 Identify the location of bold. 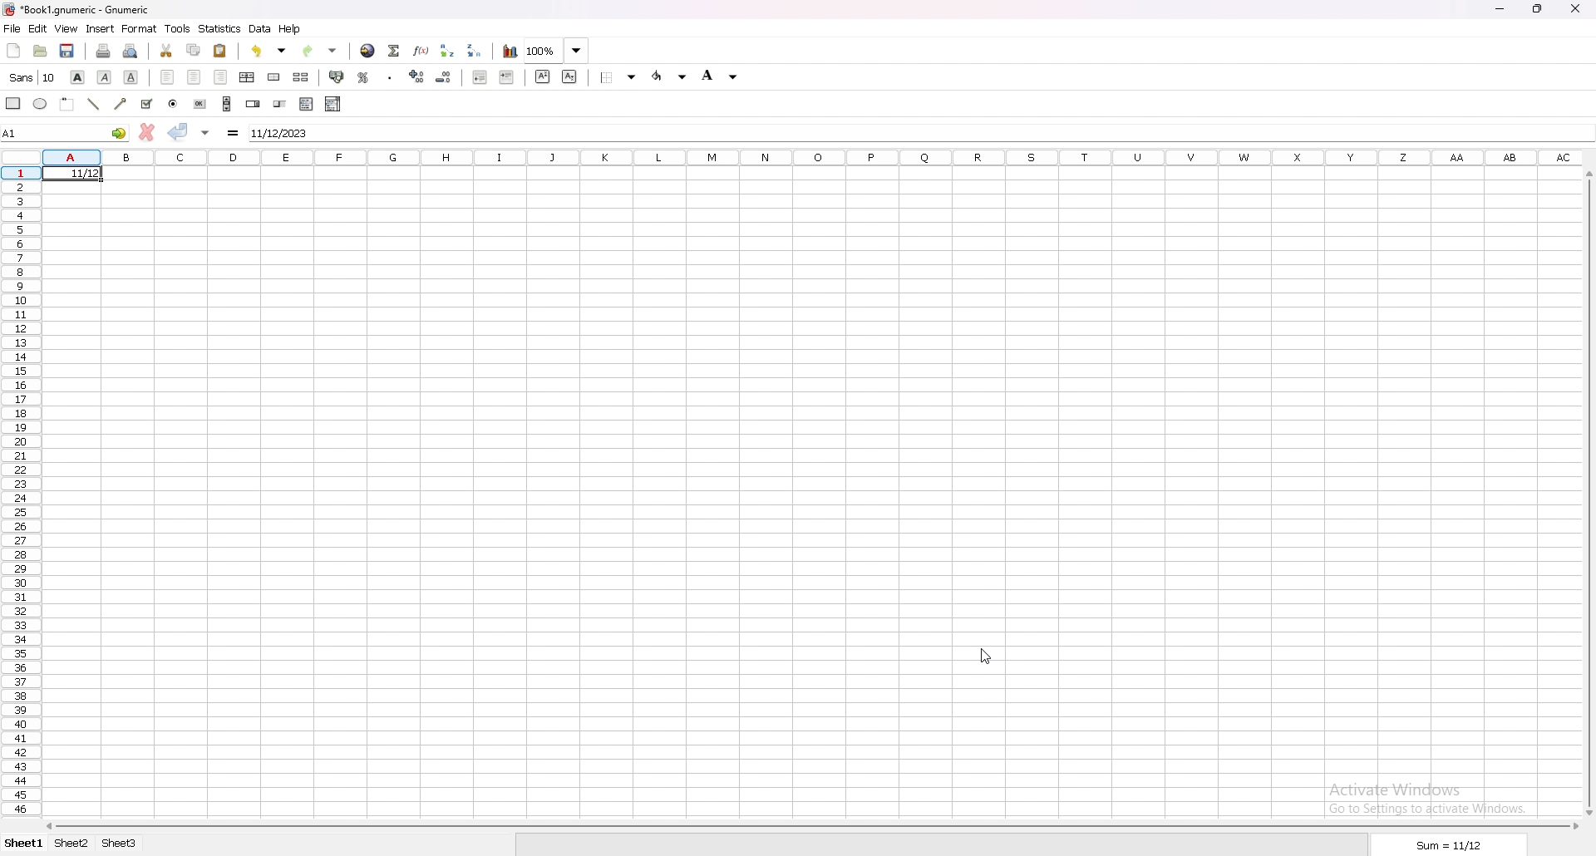
(78, 76).